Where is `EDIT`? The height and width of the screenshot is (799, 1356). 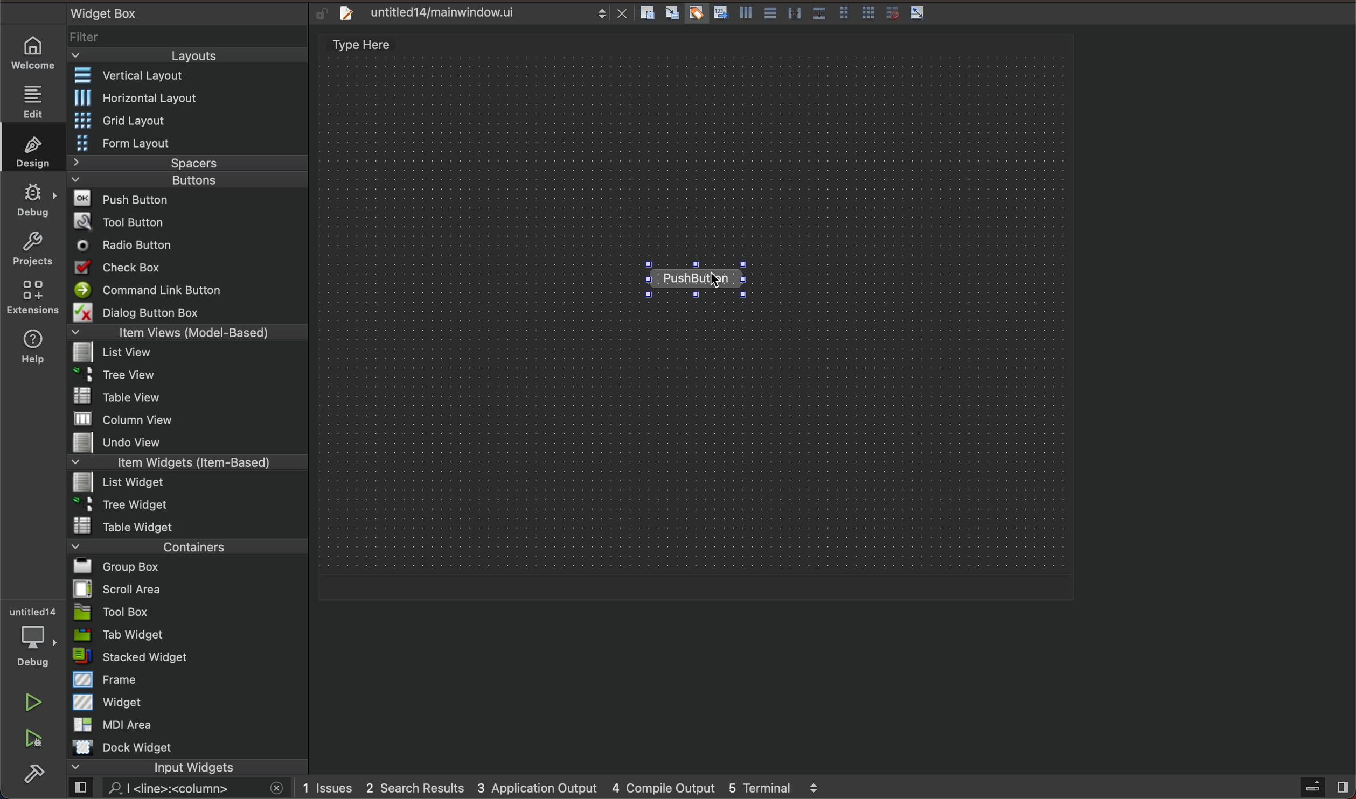 EDIT is located at coordinates (36, 101).